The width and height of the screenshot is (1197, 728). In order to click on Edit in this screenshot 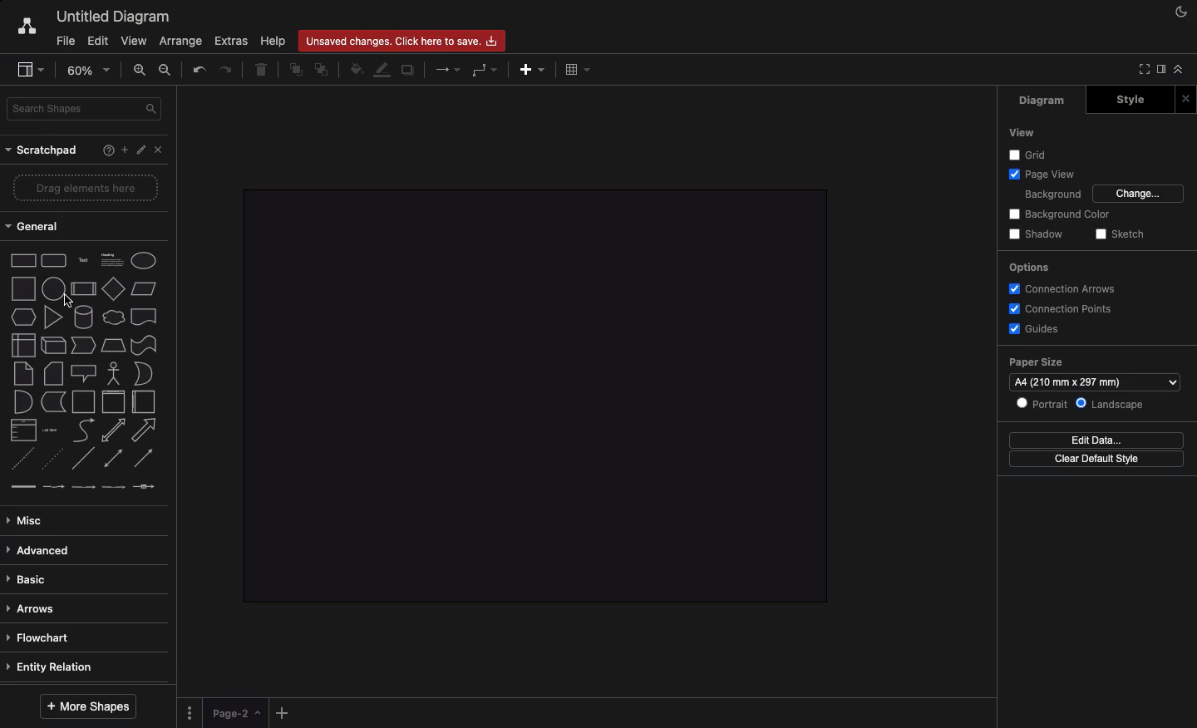, I will do `click(98, 42)`.